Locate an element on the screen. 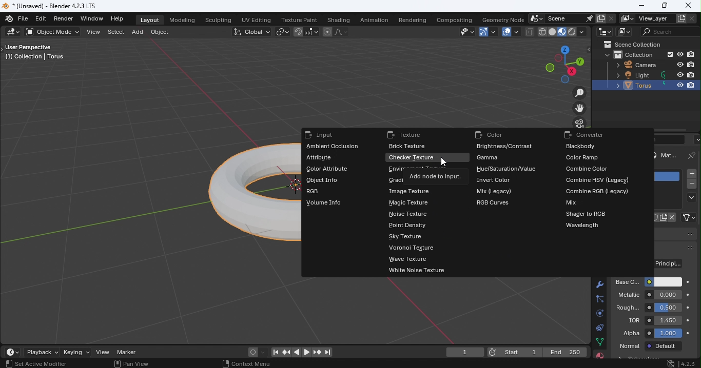  Marker is located at coordinates (127, 353).